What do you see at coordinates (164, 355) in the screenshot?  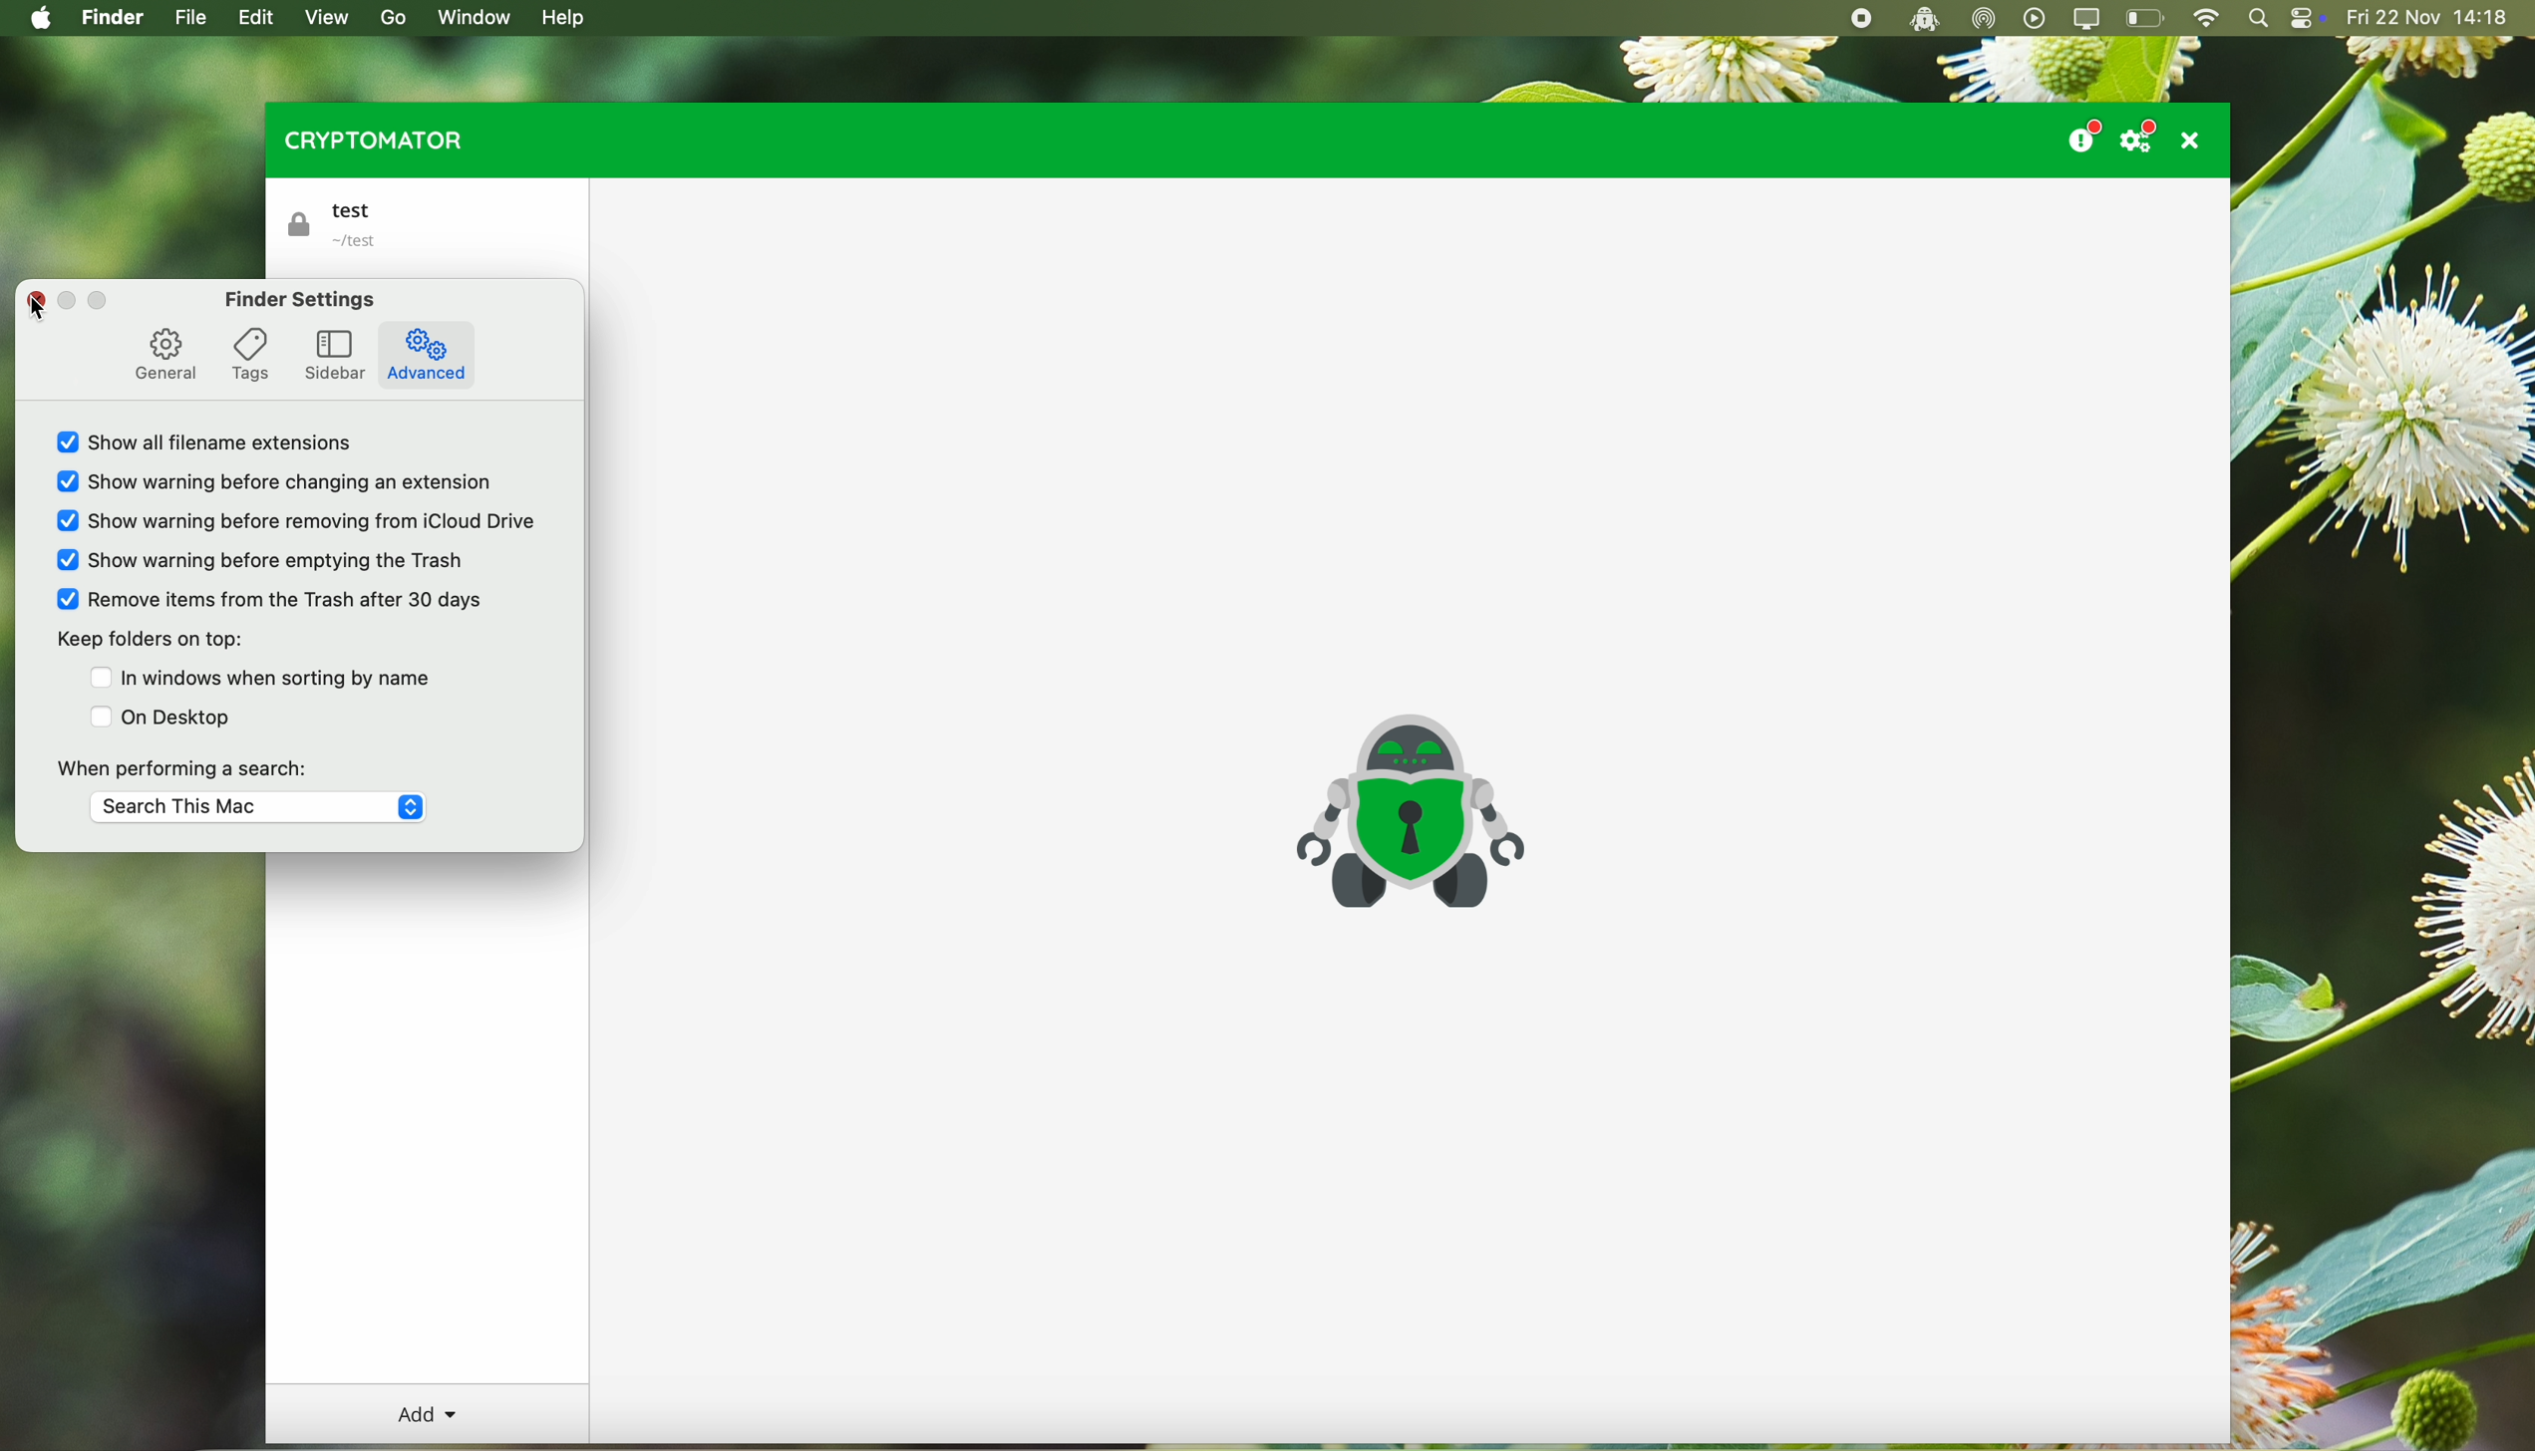 I see `general` at bounding box center [164, 355].